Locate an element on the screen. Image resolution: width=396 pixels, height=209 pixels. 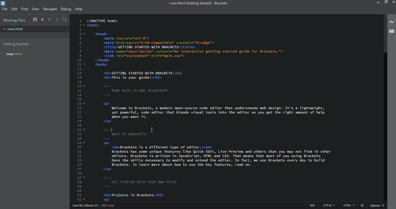
test code is located at coordinates (238, 168).